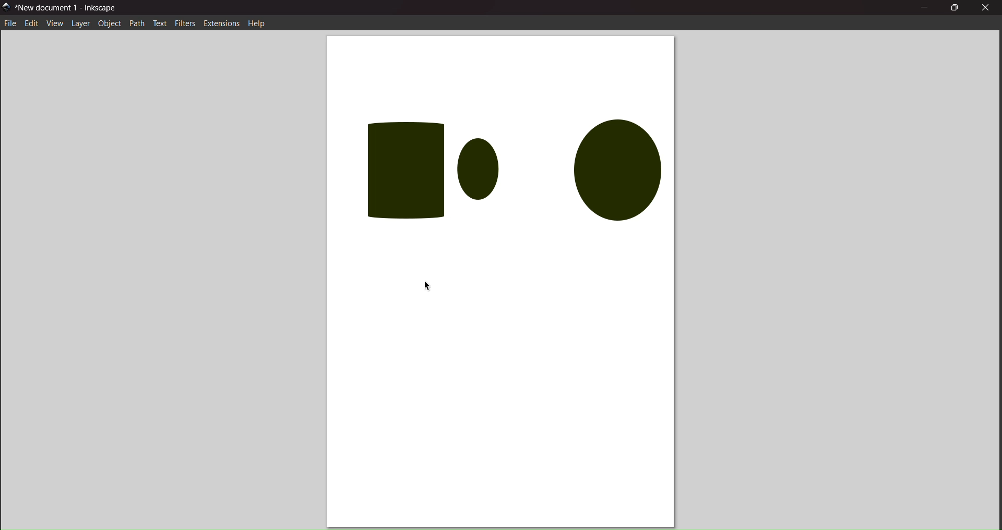 This screenshot has width=1002, height=530. Describe the element at coordinates (54, 24) in the screenshot. I see `view` at that location.